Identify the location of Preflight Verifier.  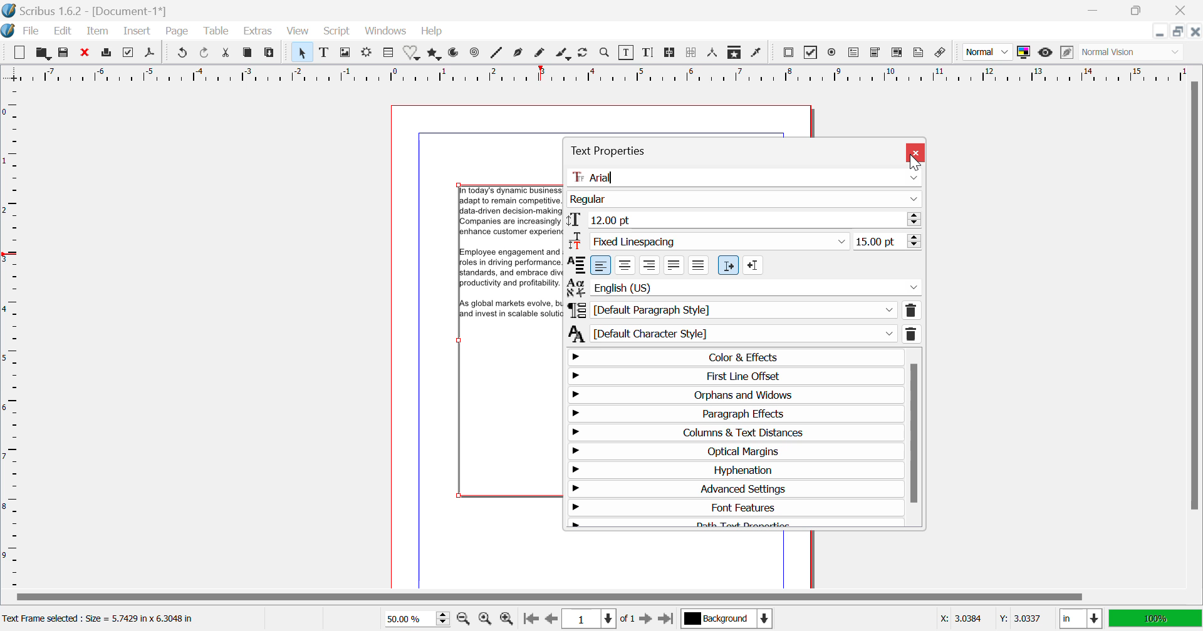
(131, 53).